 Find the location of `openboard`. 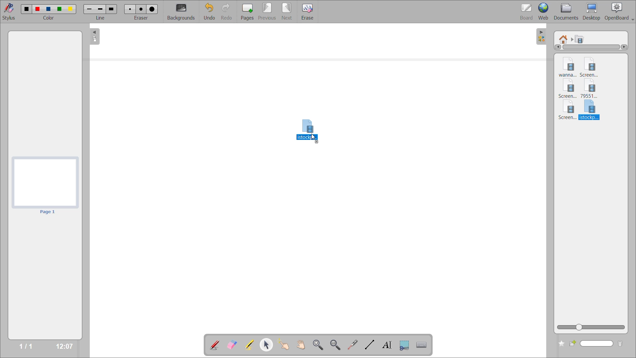

openboard is located at coordinates (621, 11).